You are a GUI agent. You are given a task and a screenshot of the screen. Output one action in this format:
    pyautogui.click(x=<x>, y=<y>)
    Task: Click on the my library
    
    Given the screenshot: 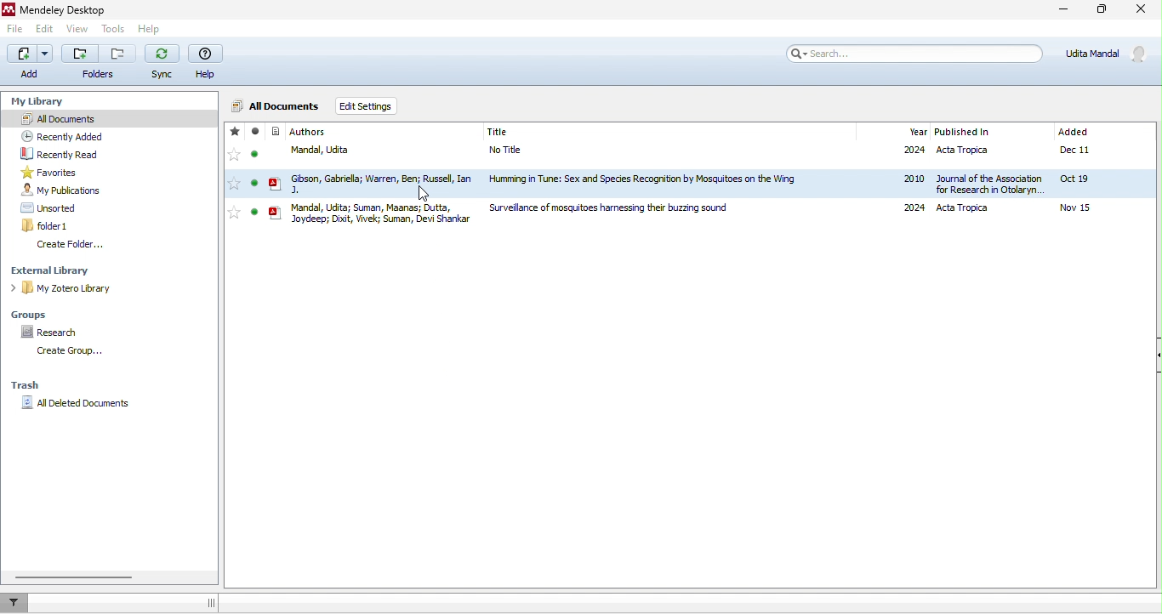 What is the action you would take?
    pyautogui.click(x=49, y=103)
    